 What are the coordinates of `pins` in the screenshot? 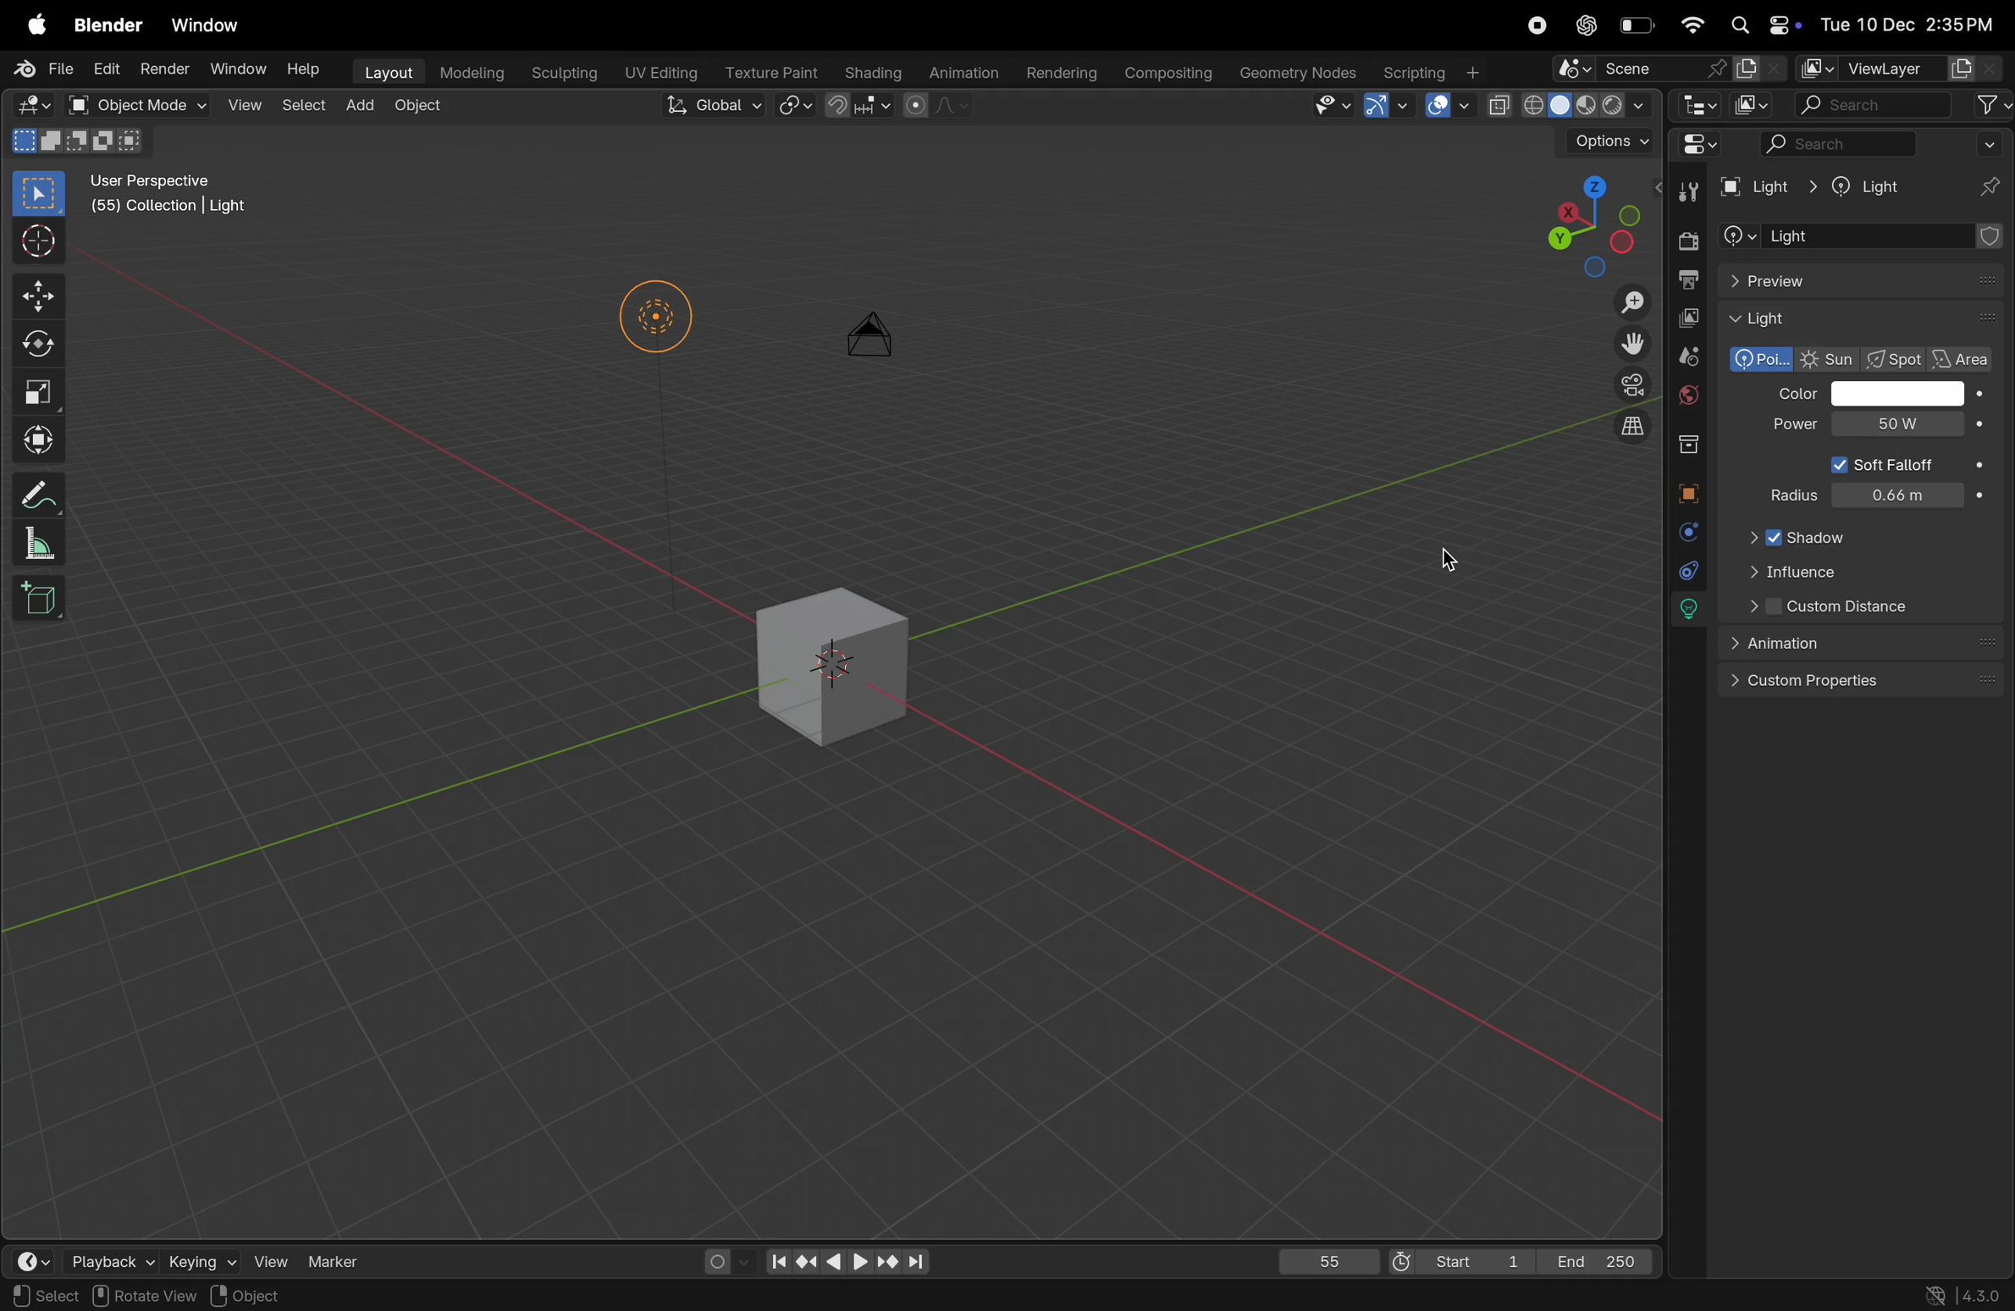 It's located at (1991, 185).